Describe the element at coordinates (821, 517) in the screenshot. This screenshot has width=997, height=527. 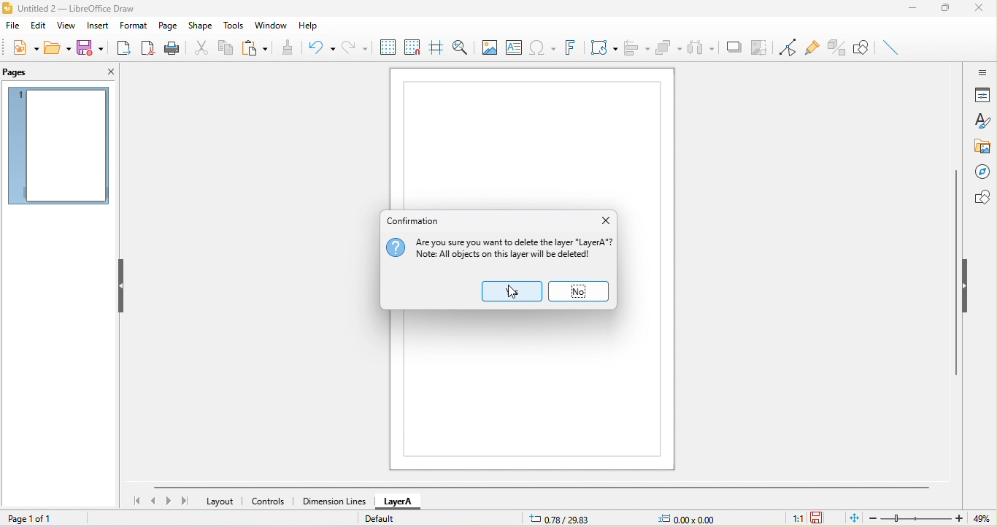
I see `the document has not been modified since the last save` at that location.